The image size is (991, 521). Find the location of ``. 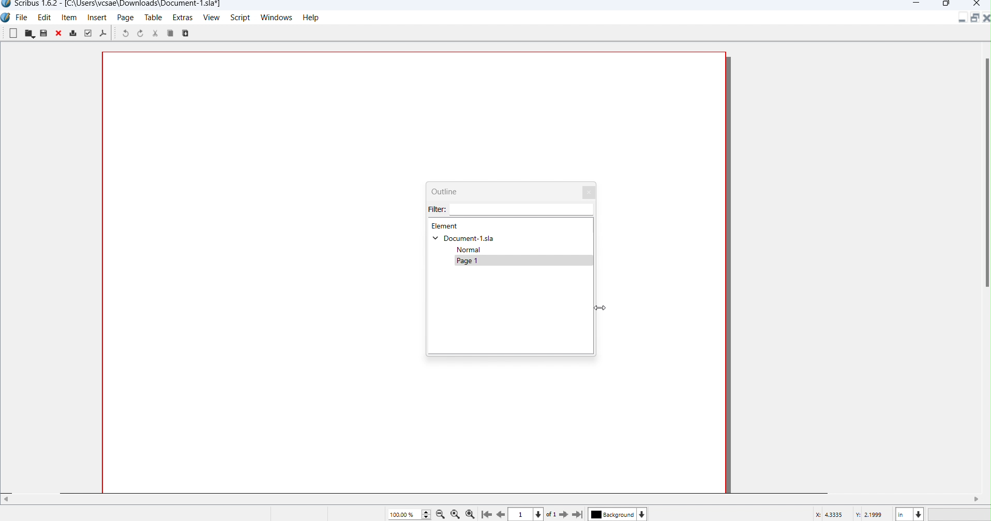

 is located at coordinates (186, 18).